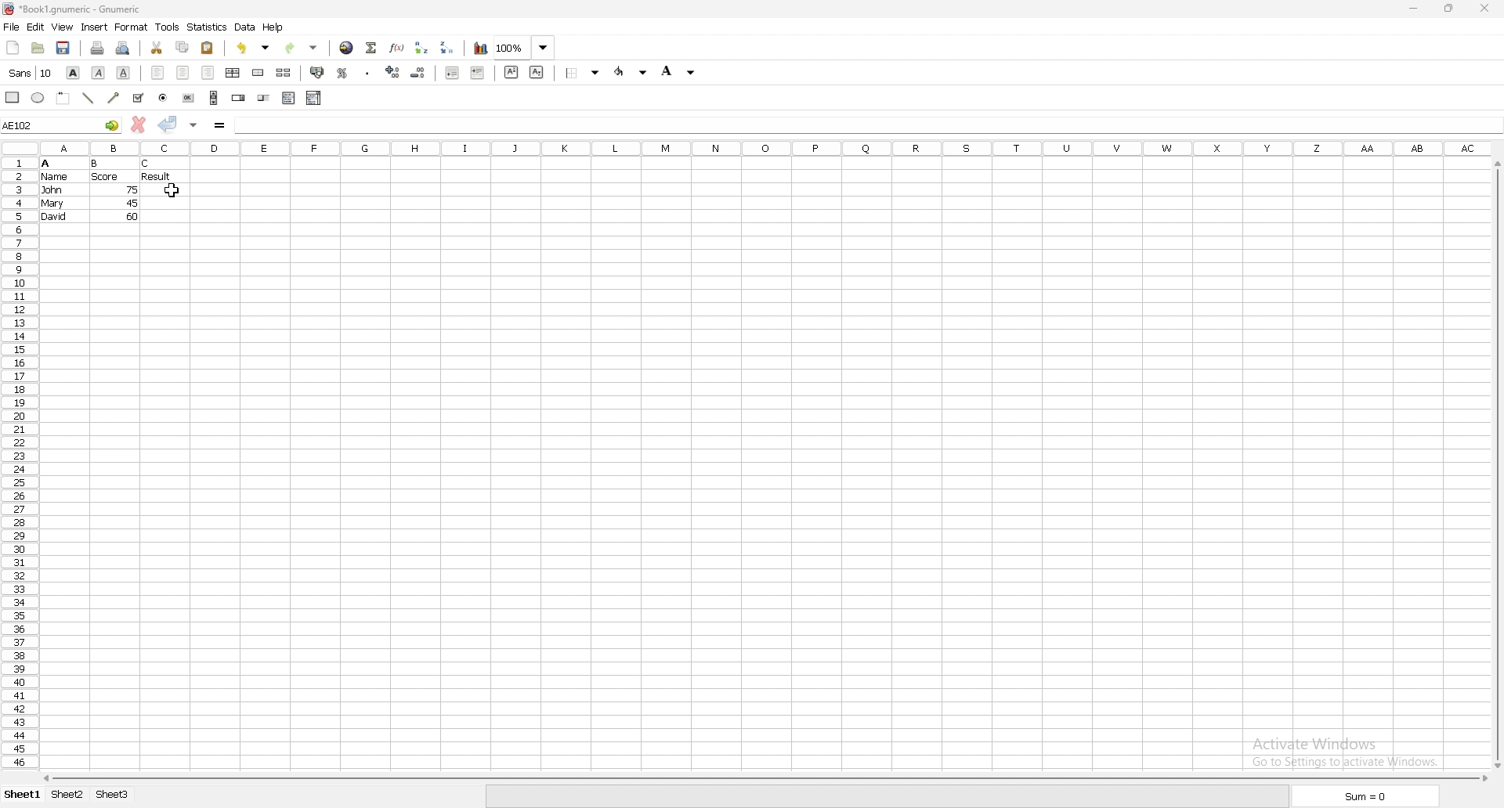  What do you see at coordinates (115, 796) in the screenshot?
I see `sheet 3` at bounding box center [115, 796].